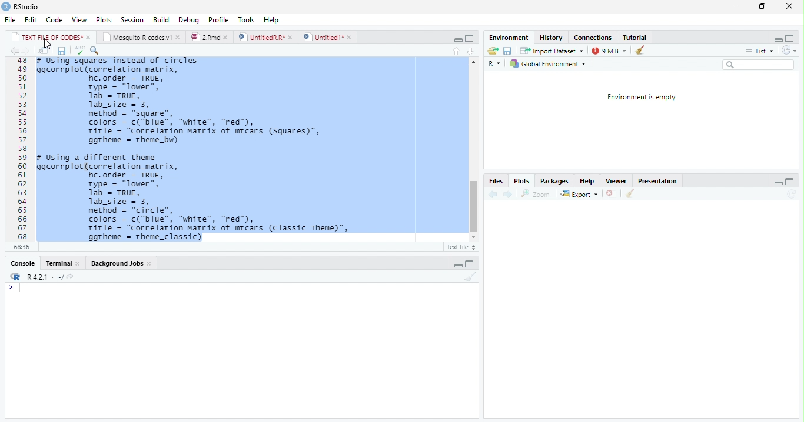 The height and width of the screenshot is (422, 804). Describe the element at coordinates (266, 37) in the screenshot. I see ` UntitiedR` at that location.